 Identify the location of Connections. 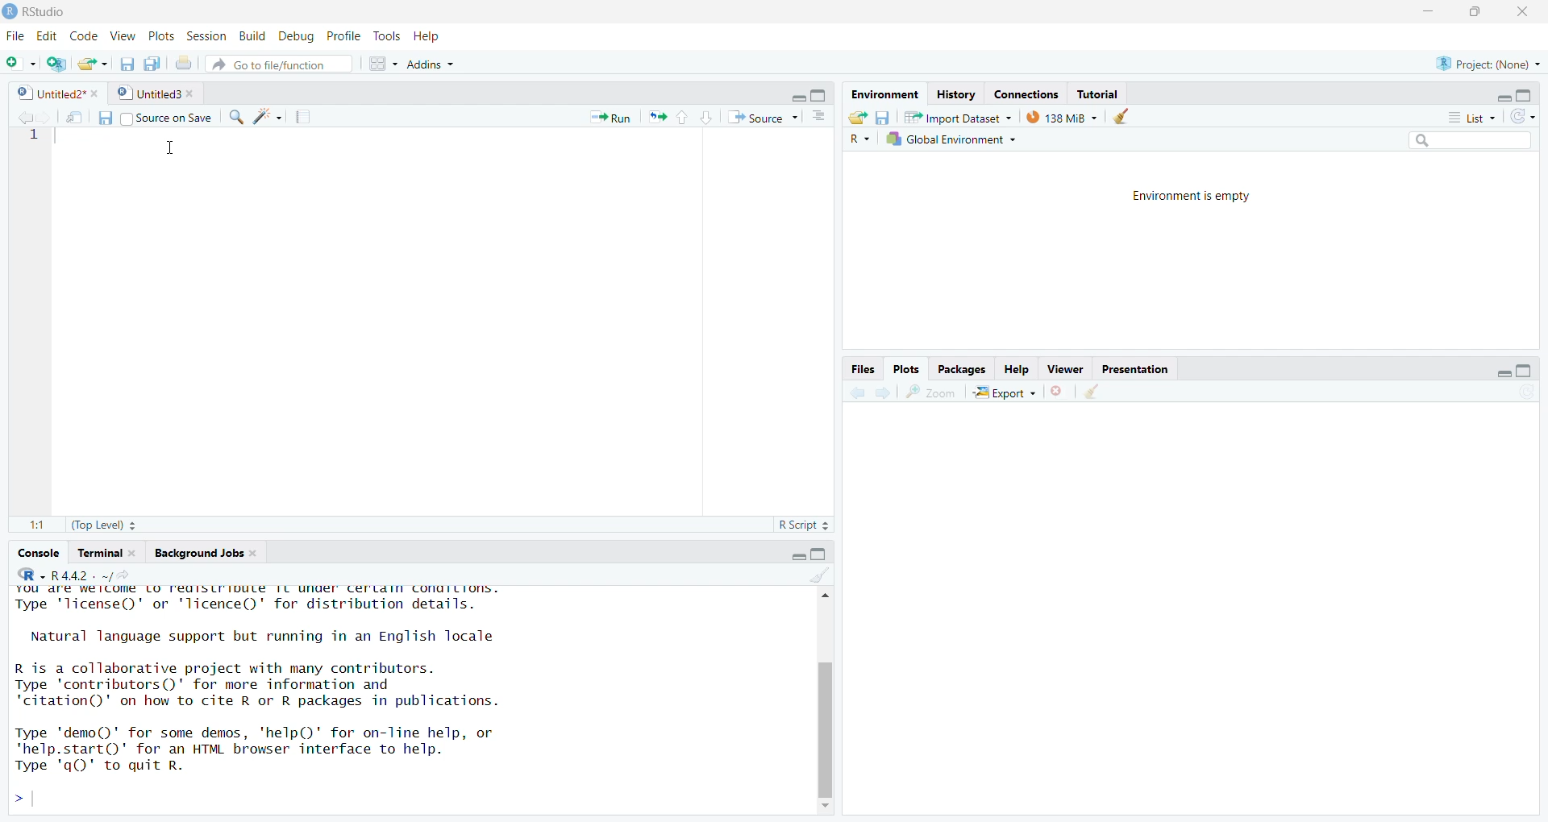
(1025, 92).